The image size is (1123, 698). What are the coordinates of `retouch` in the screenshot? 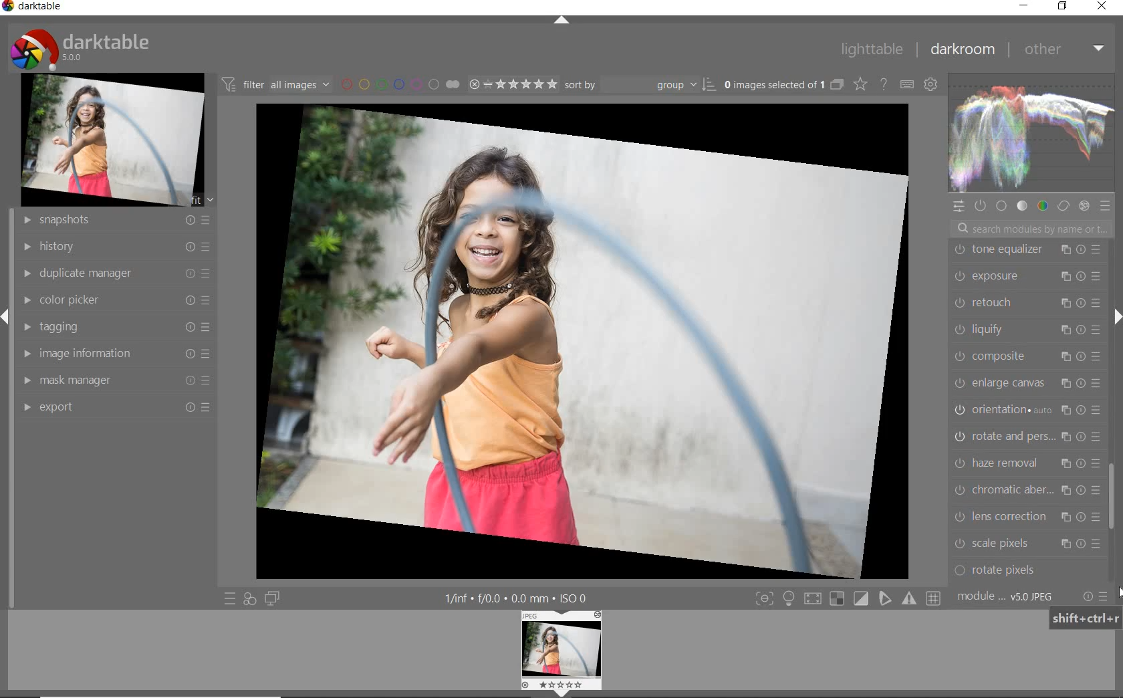 It's located at (1026, 303).